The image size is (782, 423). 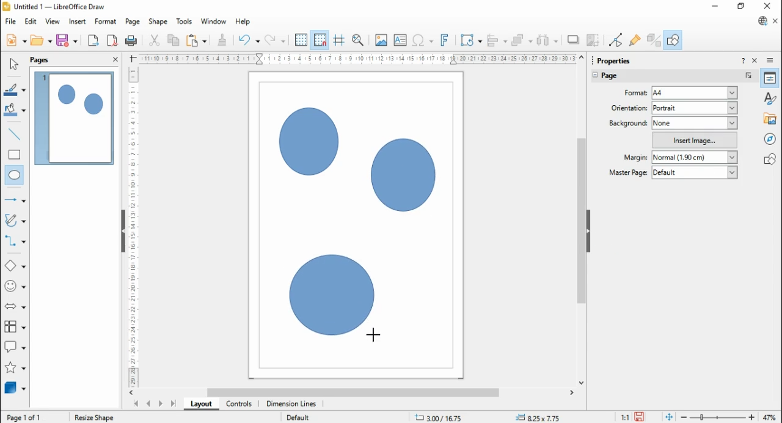 What do you see at coordinates (48, 60) in the screenshot?
I see `pages panel` at bounding box center [48, 60].